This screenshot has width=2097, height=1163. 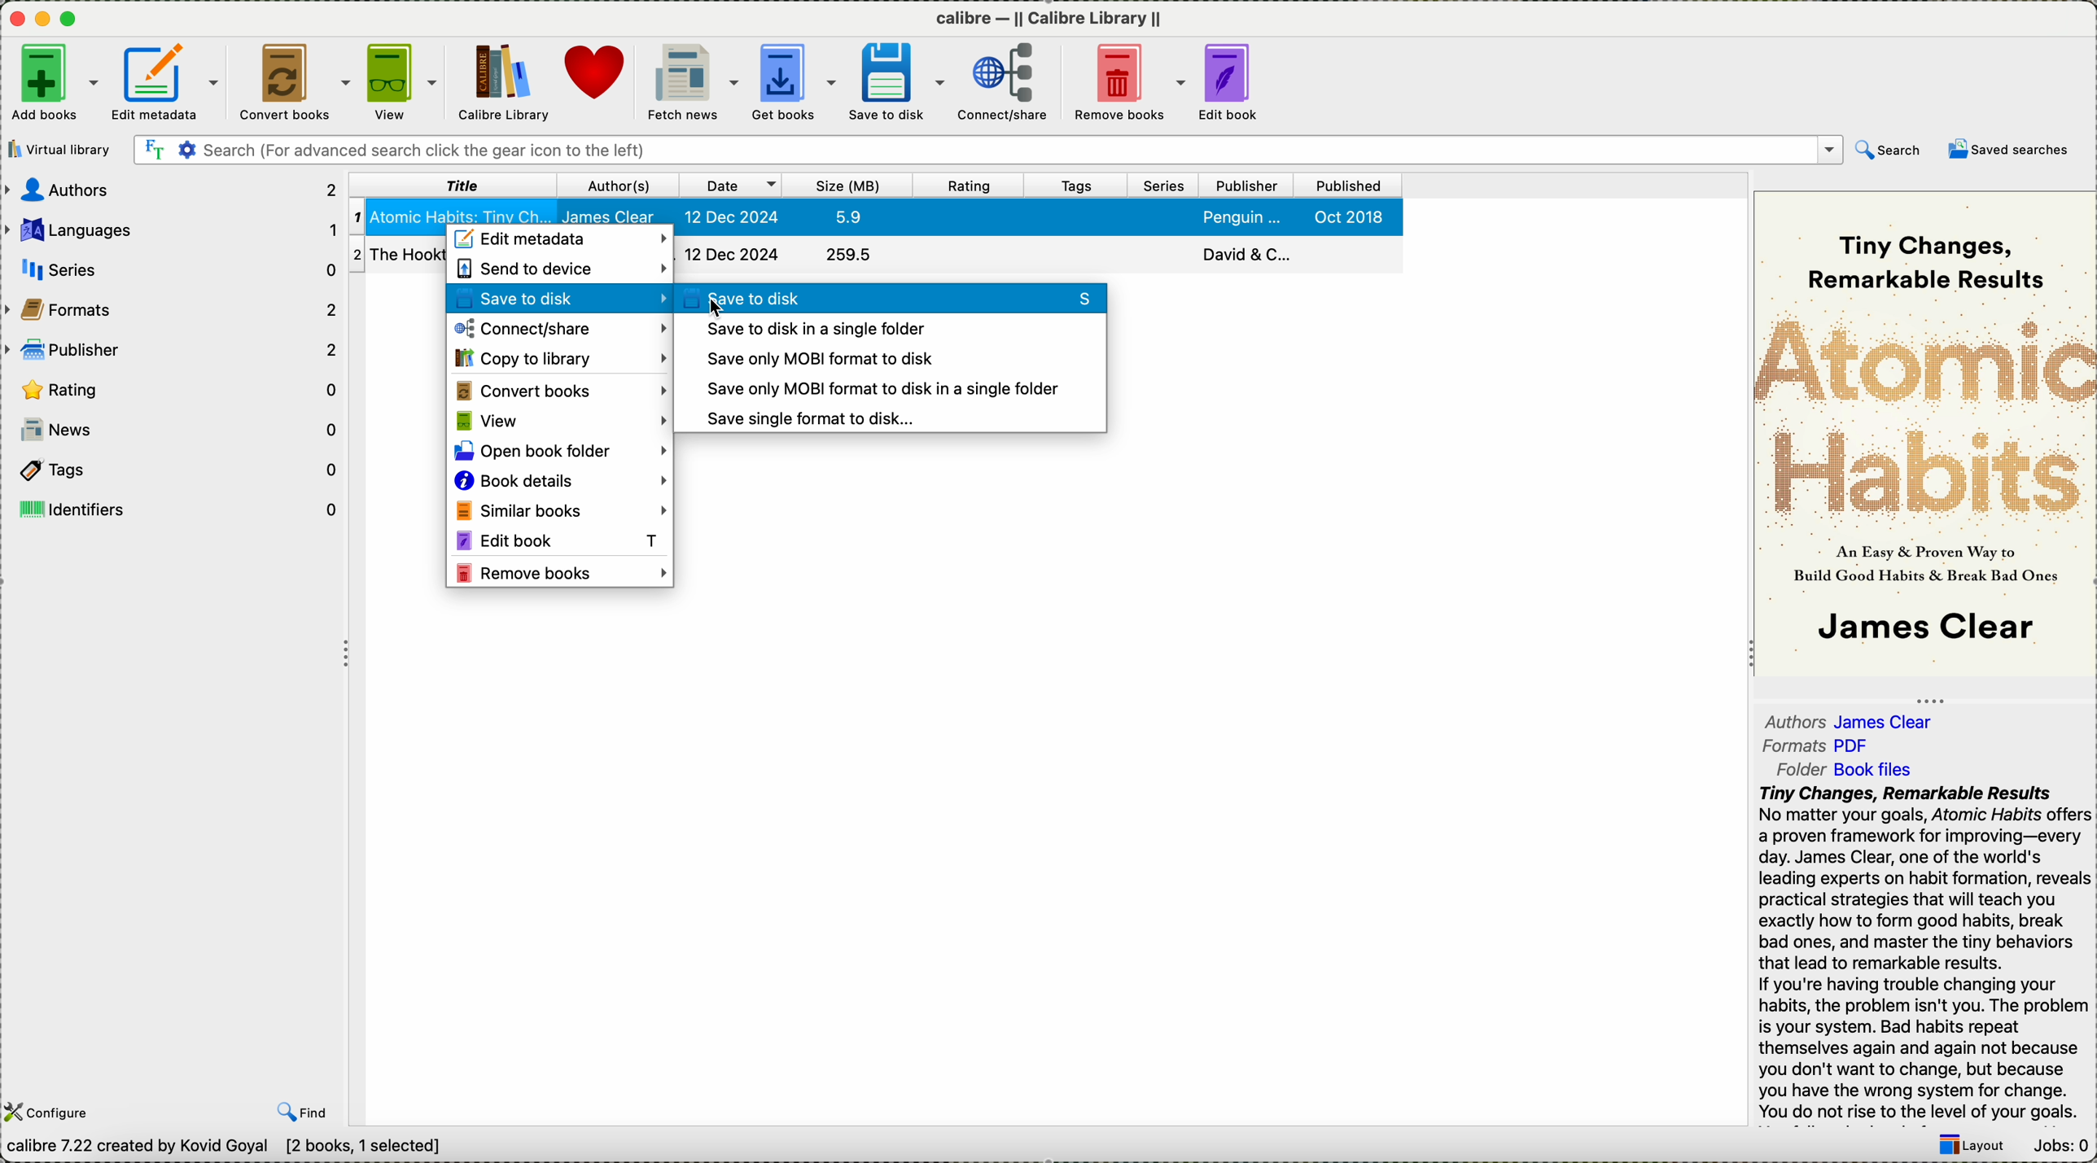 What do you see at coordinates (559, 327) in the screenshot?
I see `connect/share` at bounding box center [559, 327].